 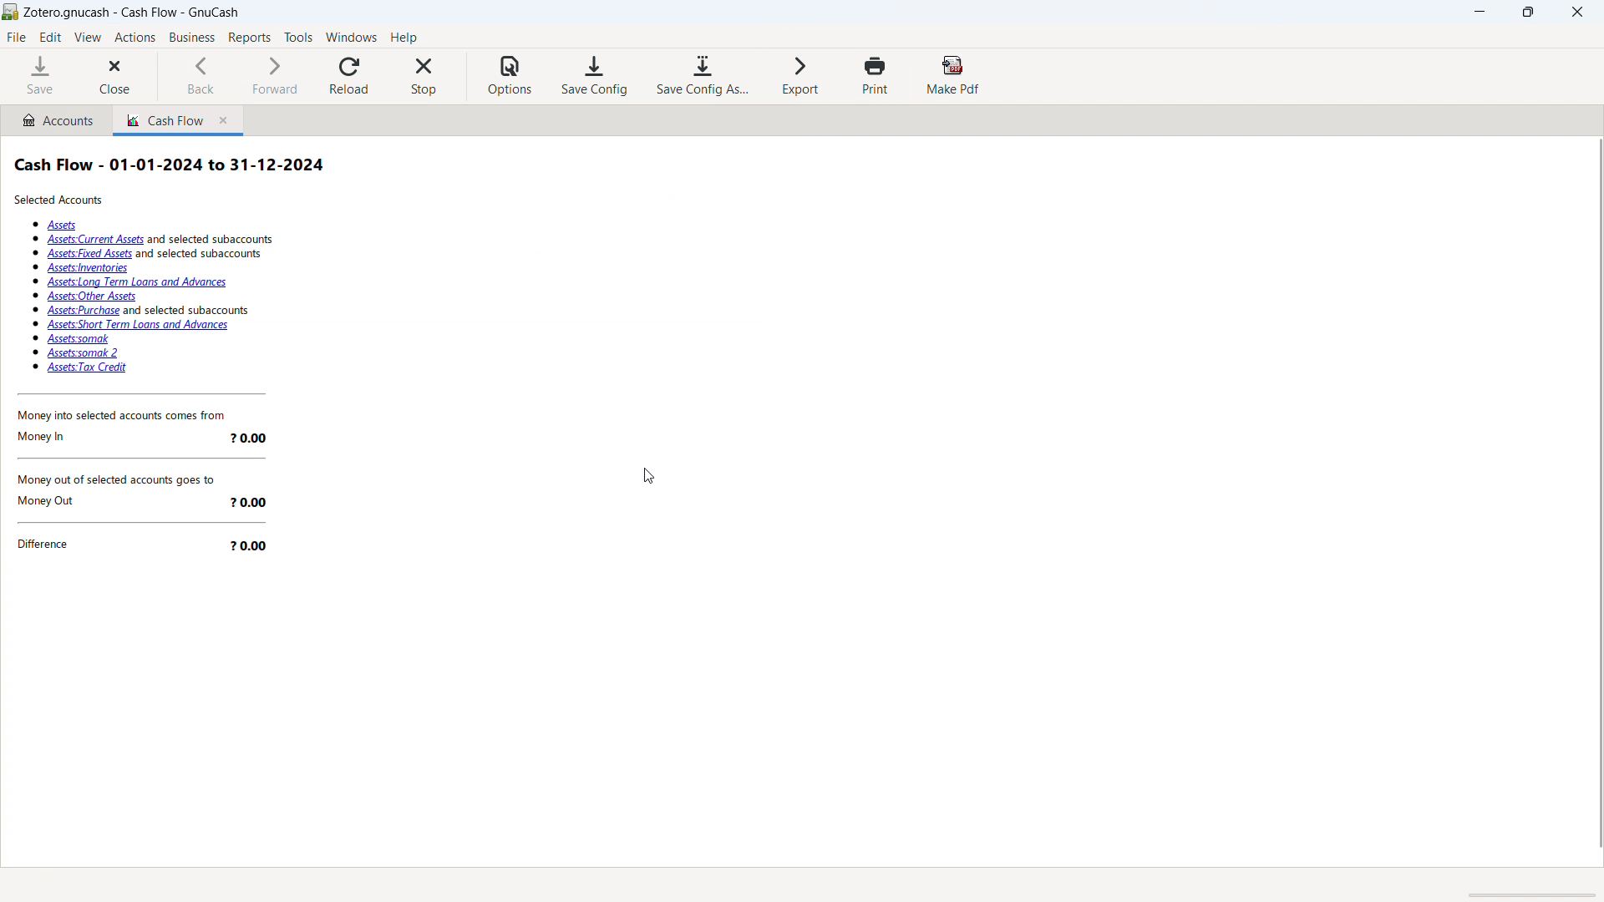 What do you see at coordinates (647, 474) in the screenshot?
I see `cursor` at bounding box center [647, 474].